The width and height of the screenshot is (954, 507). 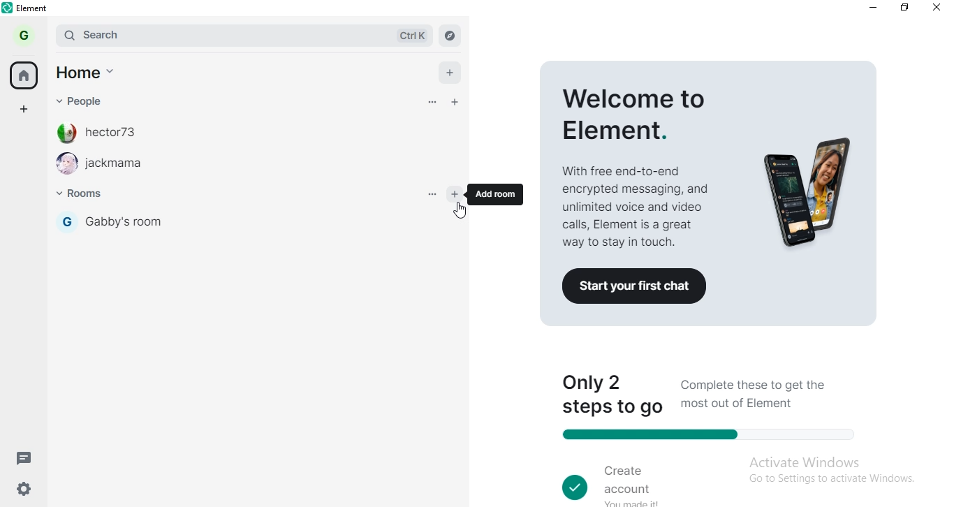 What do you see at coordinates (939, 8) in the screenshot?
I see `close` at bounding box center [939, 8].